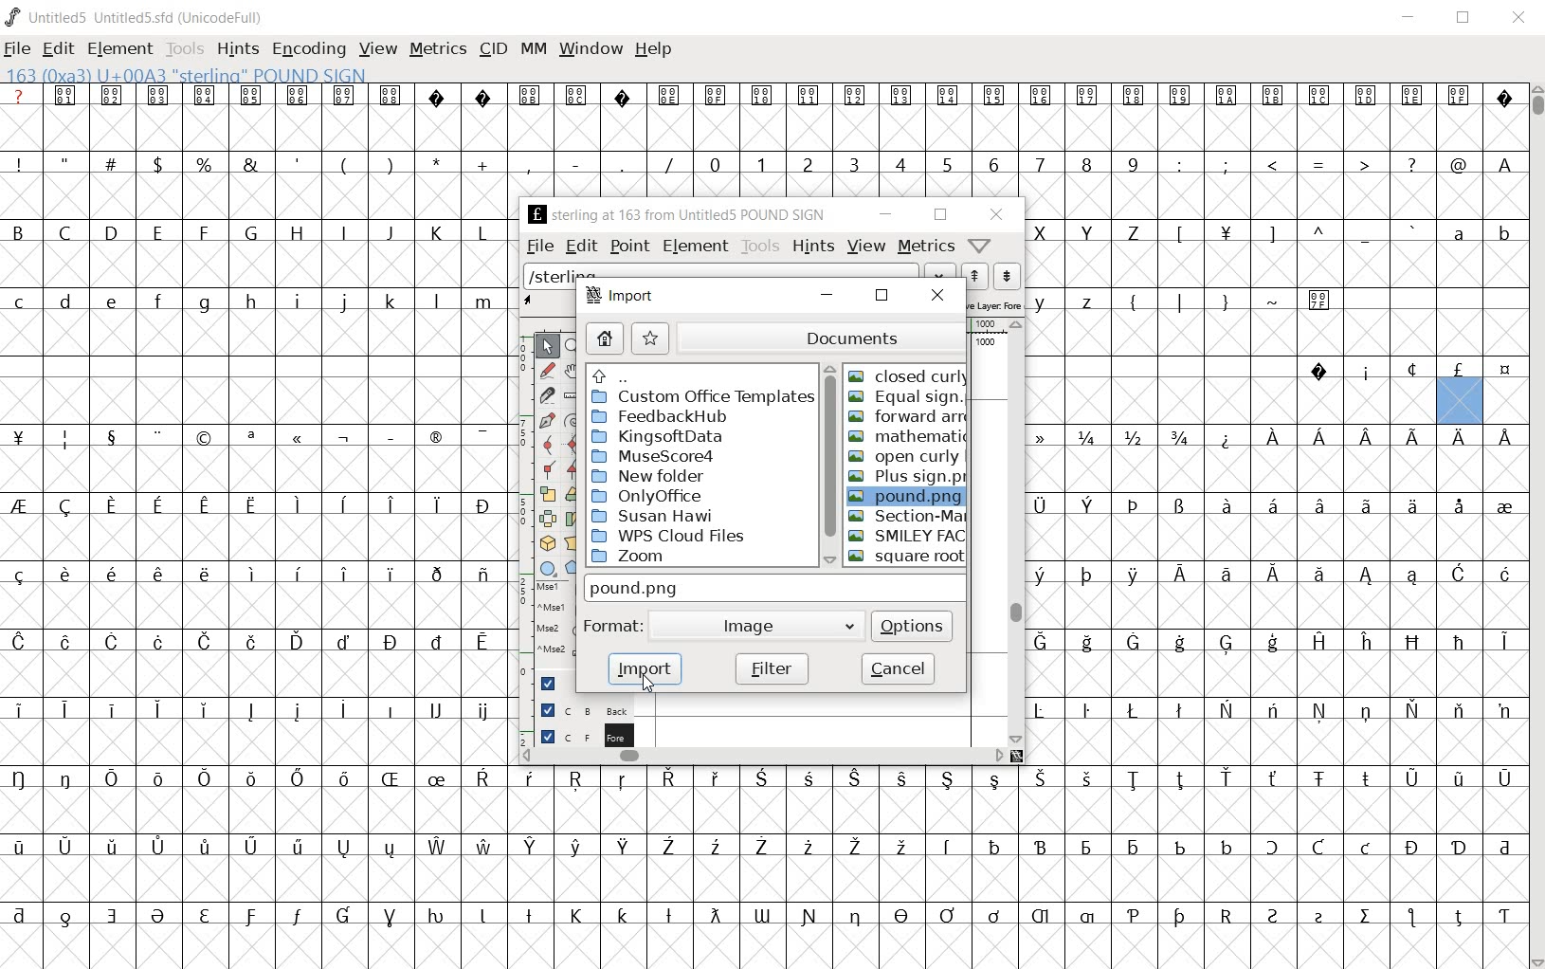  I want to click on Symbol, so click(160, 918).